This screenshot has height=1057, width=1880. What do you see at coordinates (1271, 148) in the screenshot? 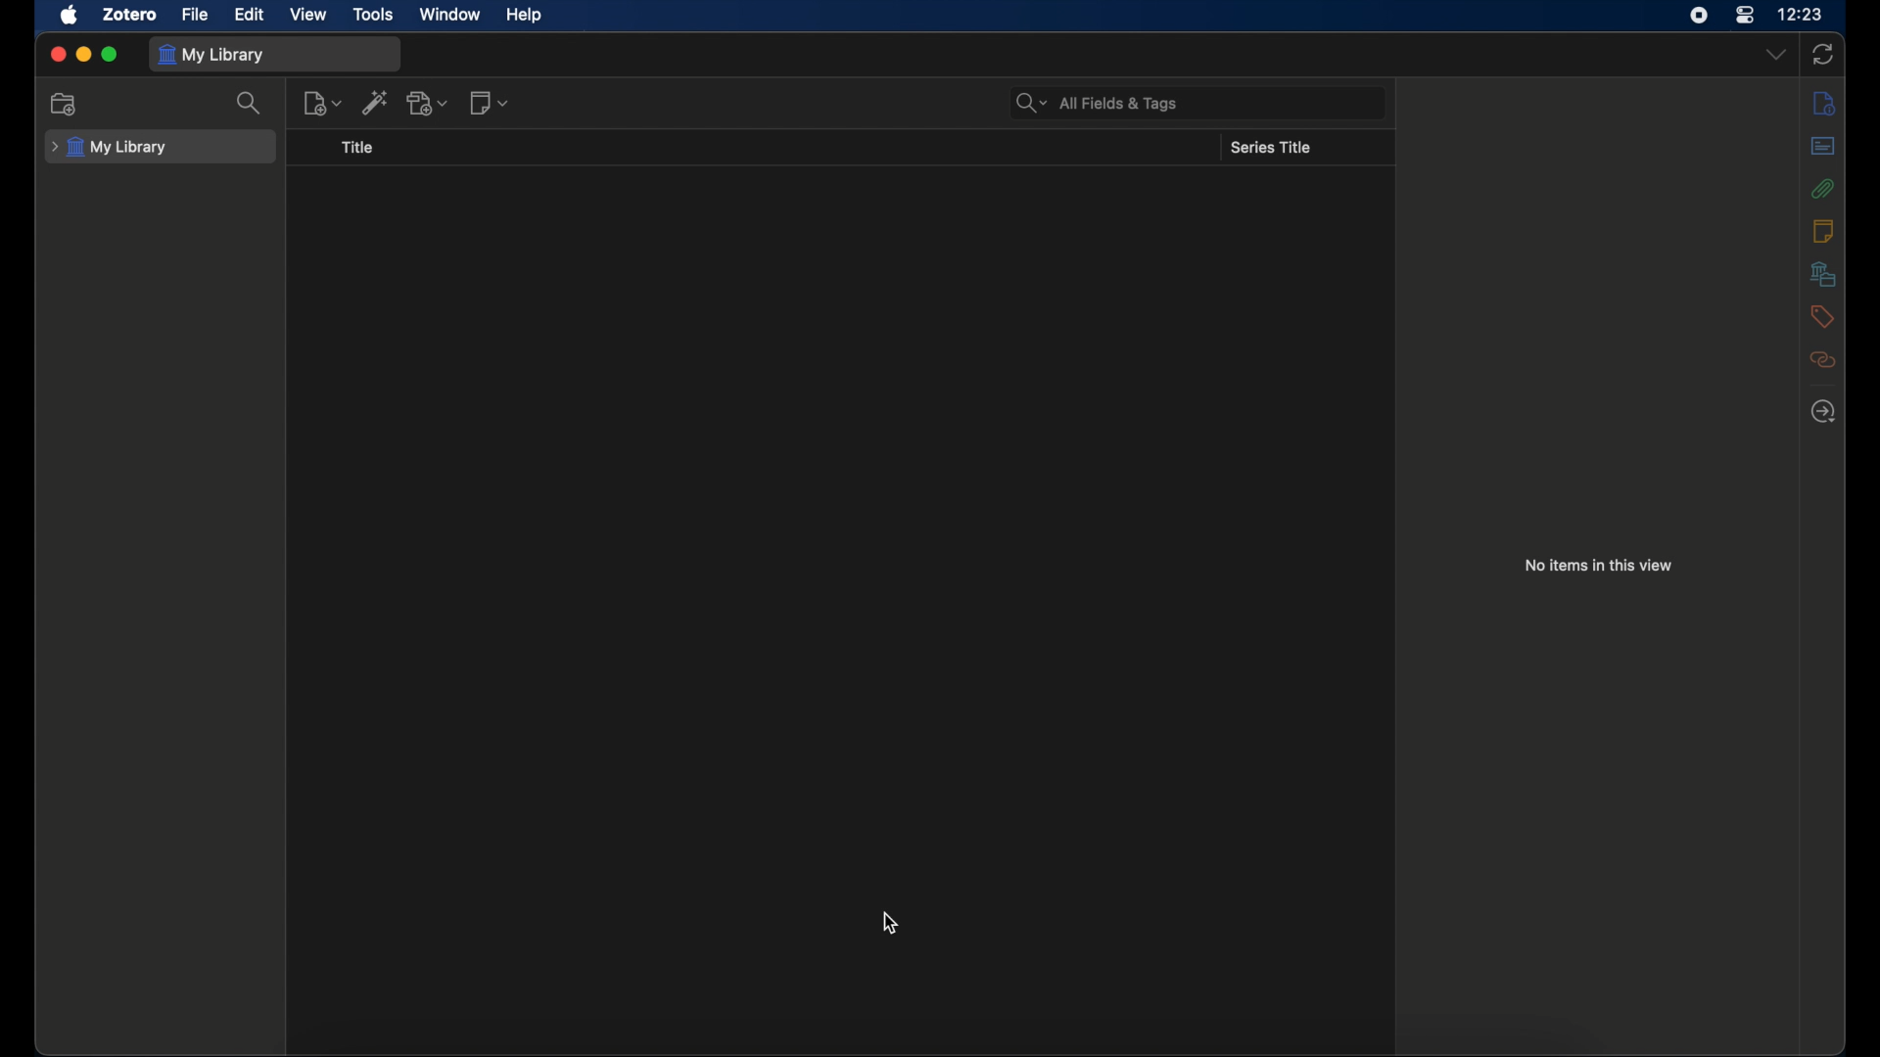
I see `series title` at bounding box center [1271, 148].